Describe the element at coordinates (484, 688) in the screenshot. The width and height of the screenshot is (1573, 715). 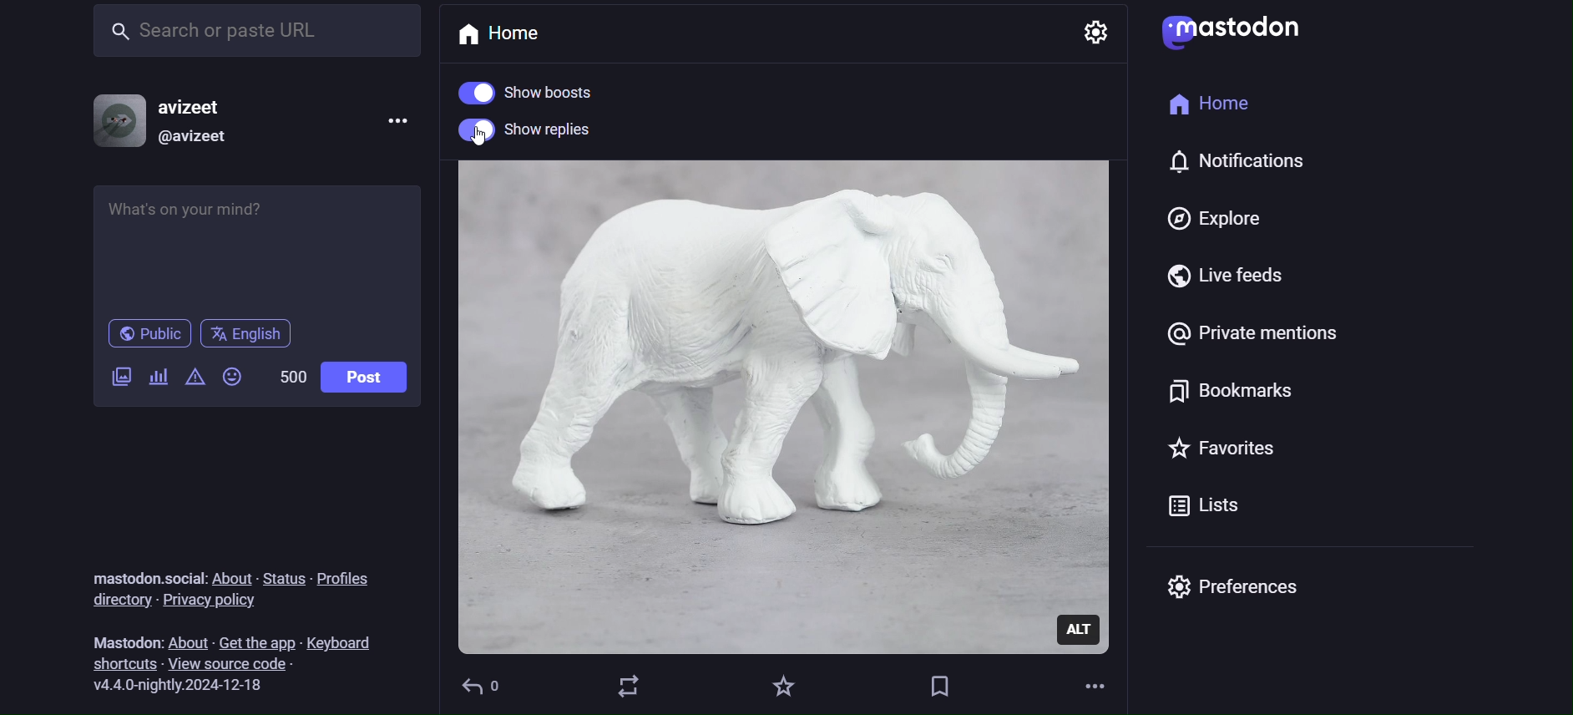
I see `reply` at that location.